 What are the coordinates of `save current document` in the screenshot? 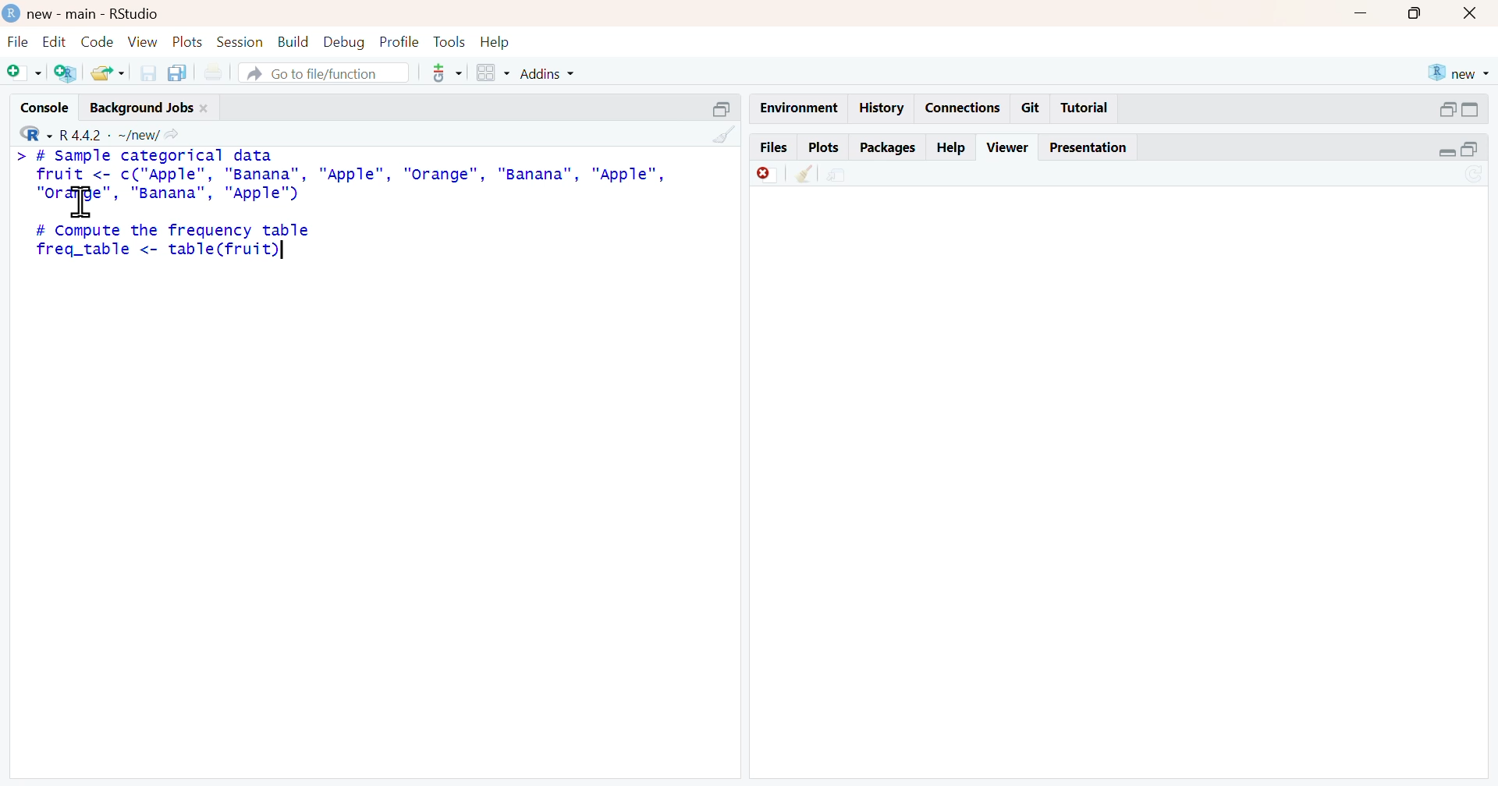 It's located at (151, 74).